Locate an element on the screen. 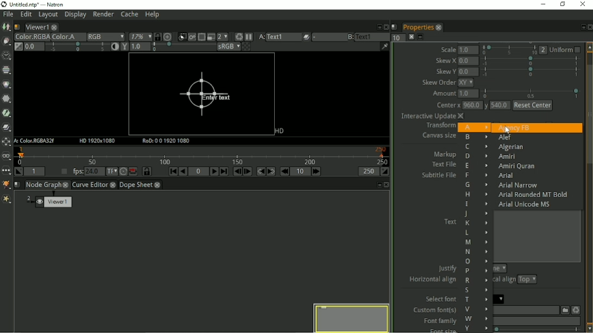 Image resolution: width=593 pixels, height=333 pixels. Other is located at coordinates (6, 172).